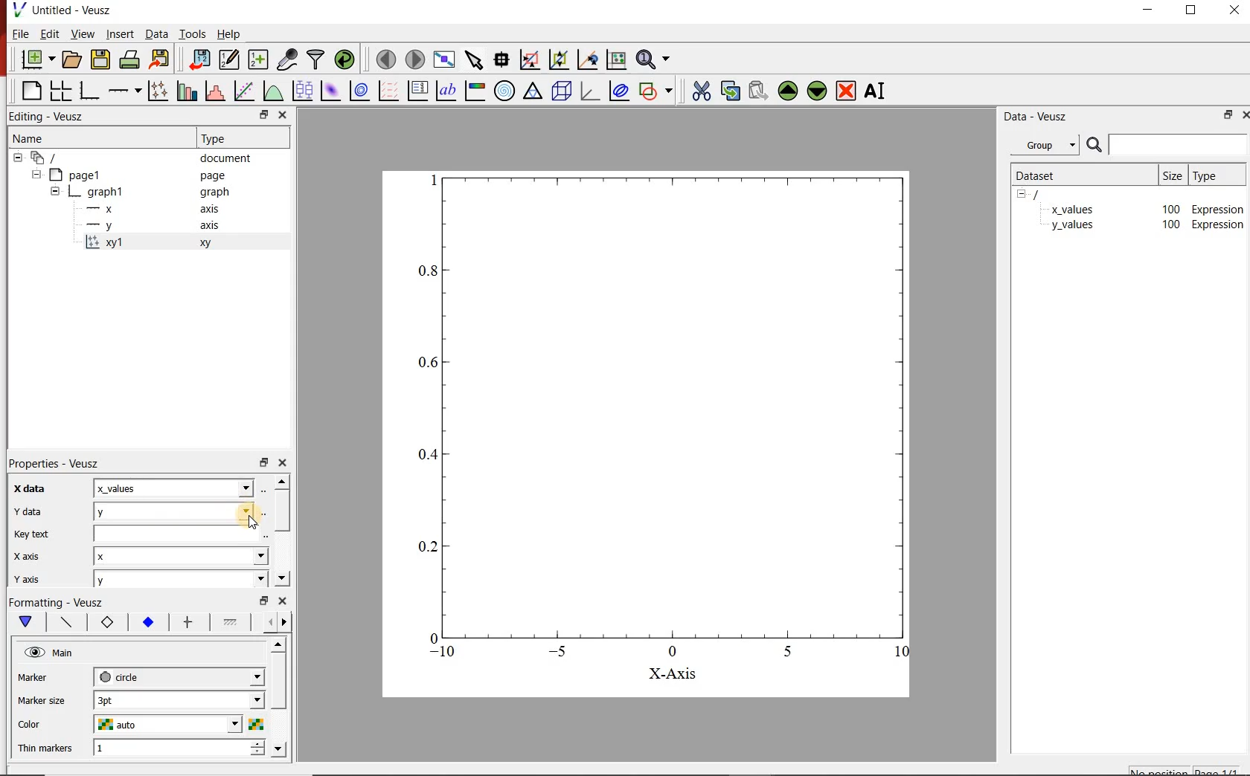  What do you see at coordinates (176, 533) in the screenshot?
I see `input key text` at bounding box center [176, 533].